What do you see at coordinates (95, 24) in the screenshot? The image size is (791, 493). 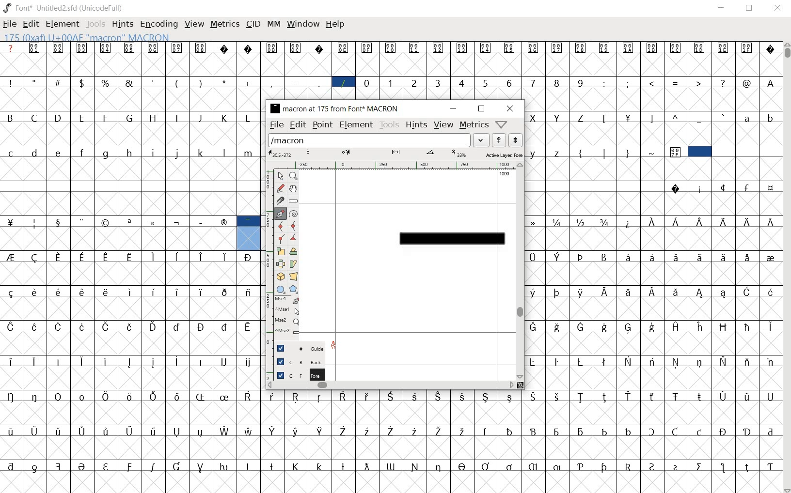 I see `Tools` at bounding box center [95, 24].